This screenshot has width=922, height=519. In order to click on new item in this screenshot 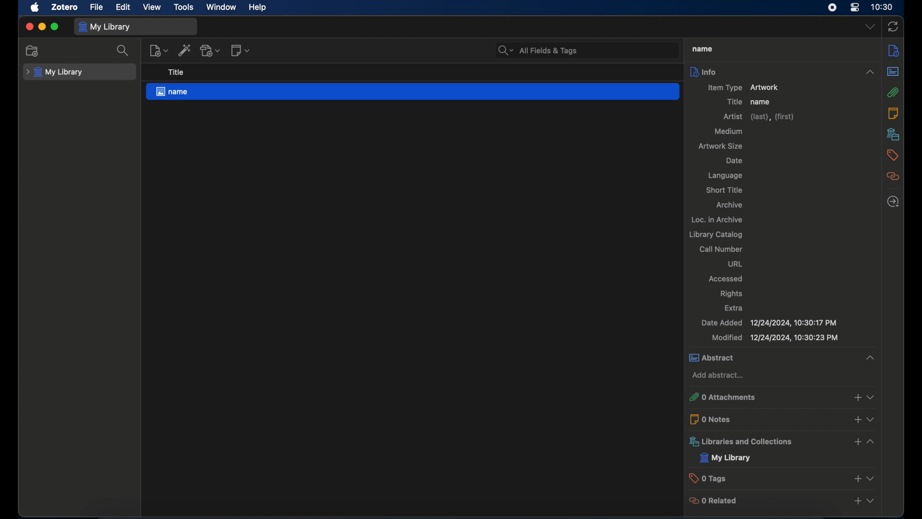, I will do `click(158, 50)`.